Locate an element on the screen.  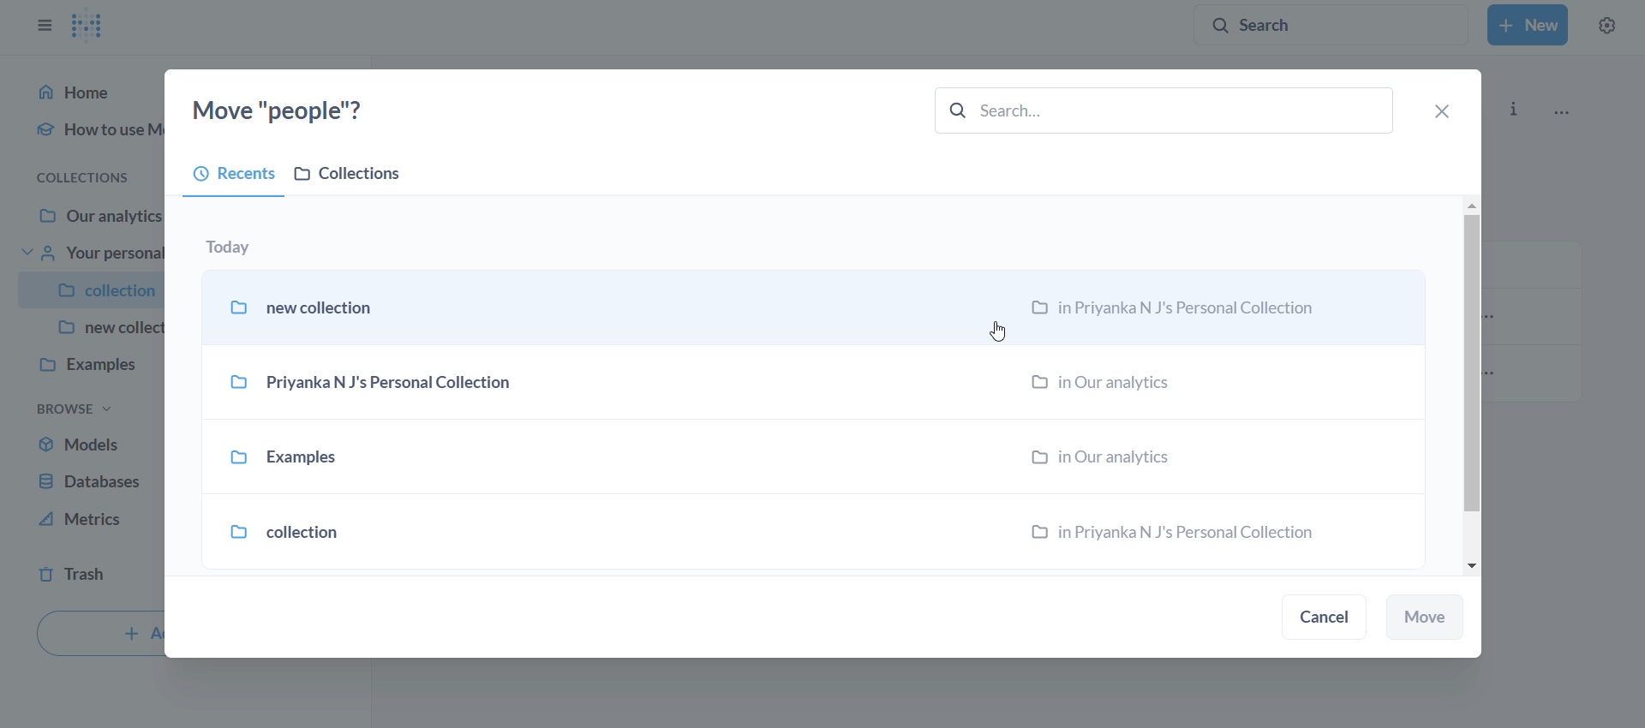
cancel is located at coordinates (1324, 617).